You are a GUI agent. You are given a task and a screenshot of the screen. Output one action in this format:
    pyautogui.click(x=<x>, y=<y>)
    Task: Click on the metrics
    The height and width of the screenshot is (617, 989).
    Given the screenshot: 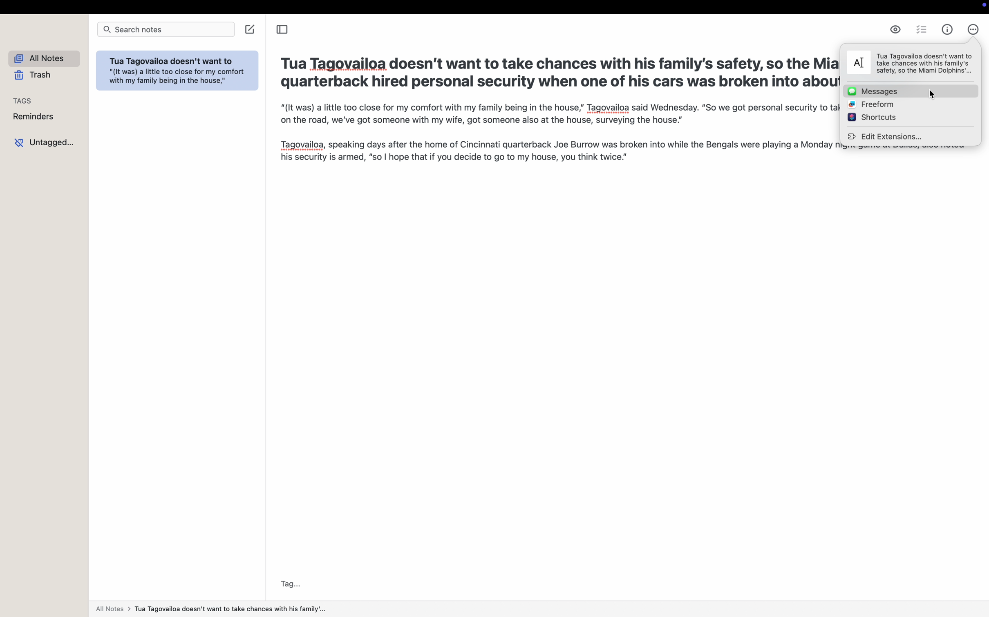 What is the action you would take?
    pyautogui.click(x=948, y=30)
    